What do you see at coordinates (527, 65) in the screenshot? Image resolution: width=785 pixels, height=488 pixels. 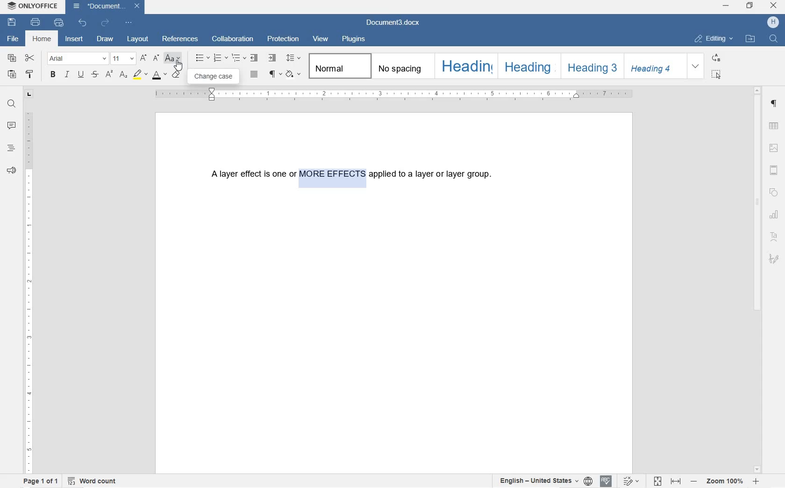 I see `HEADING 2` at bounding box center [527, 65].